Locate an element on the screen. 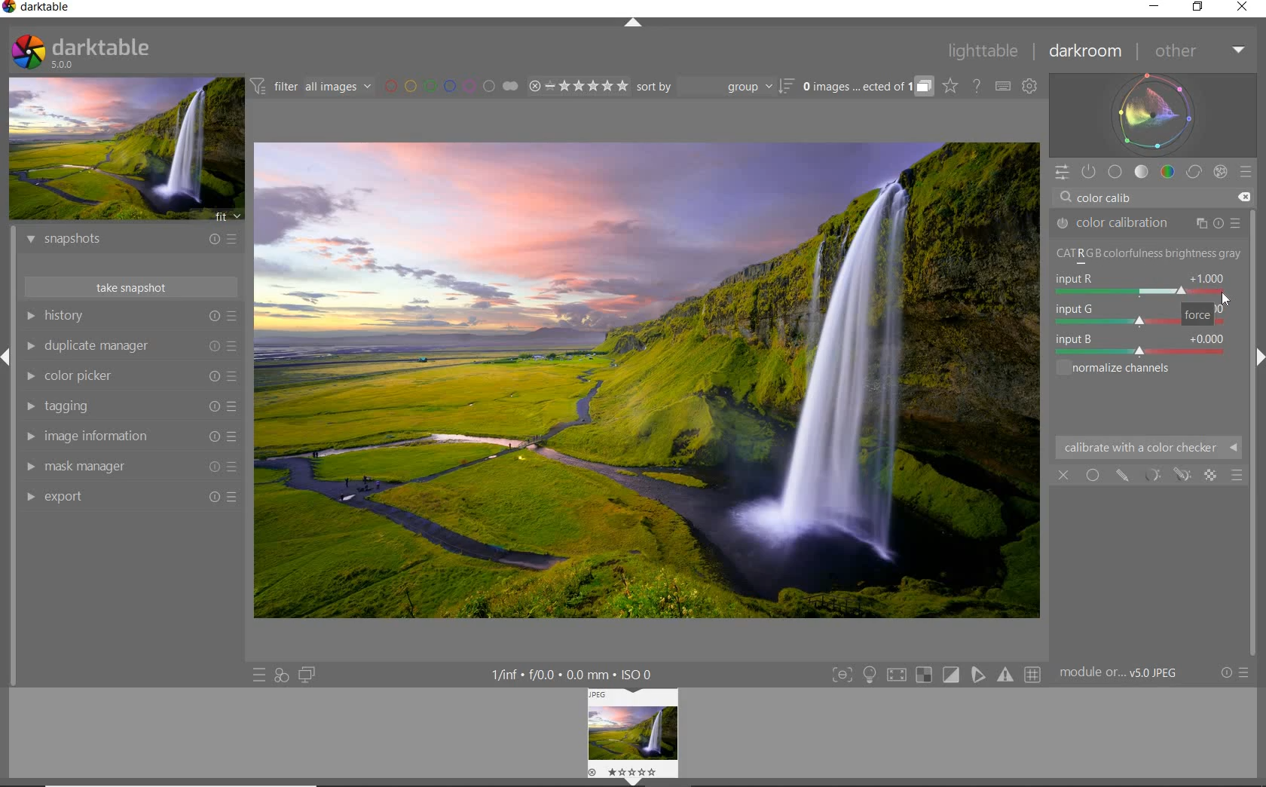 This screenshot has width=1266, height=787. Expand/Collapse is located at coordinates (8, 356).